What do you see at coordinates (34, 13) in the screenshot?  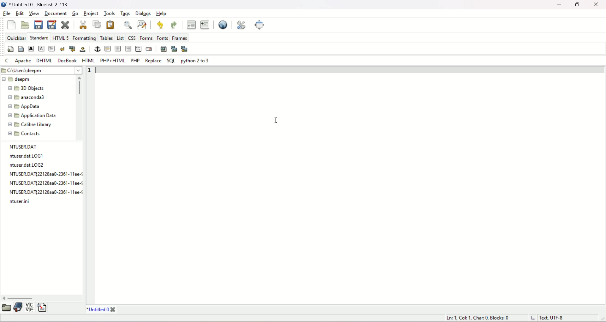 I see `view` at bounding box center [34, 13].